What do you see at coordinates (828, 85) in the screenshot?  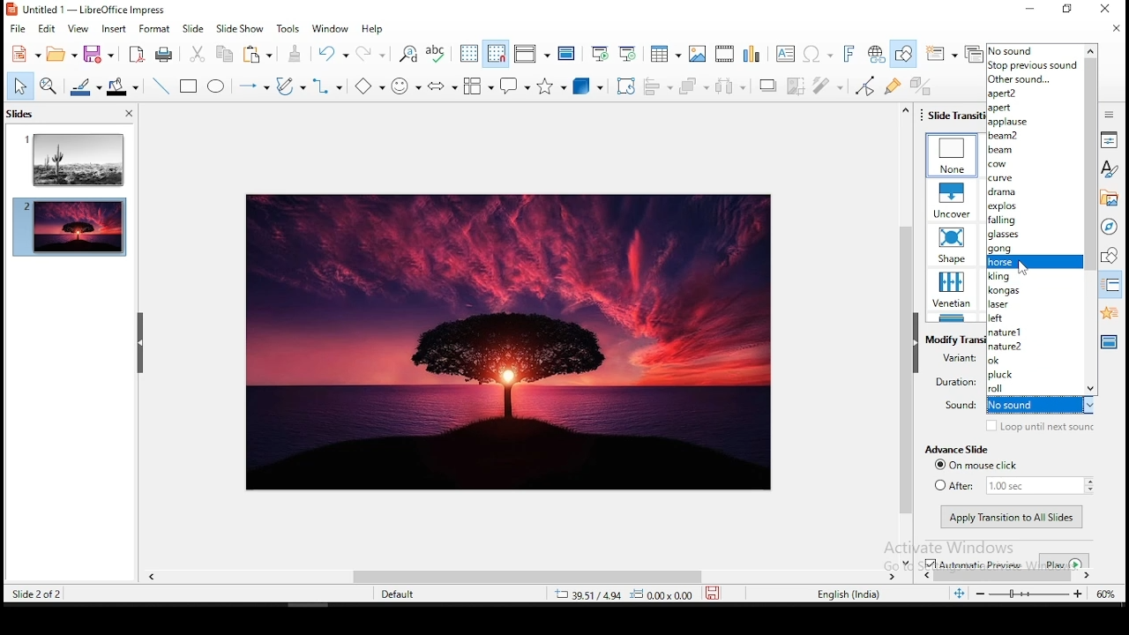 I see `filter` at bounding box center [828, 85].